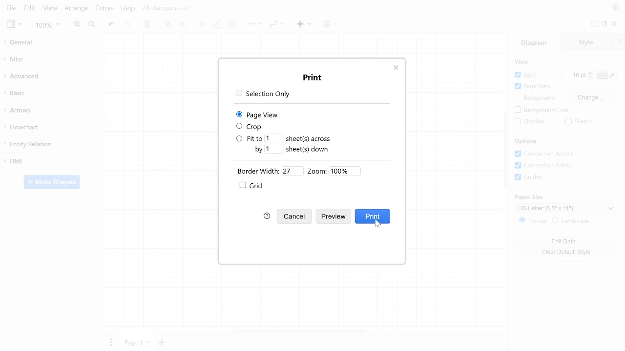  What do you see at coordinates (51, 144) in the screenshot?
I see `Entity relation` at bounding box center [51, 144].